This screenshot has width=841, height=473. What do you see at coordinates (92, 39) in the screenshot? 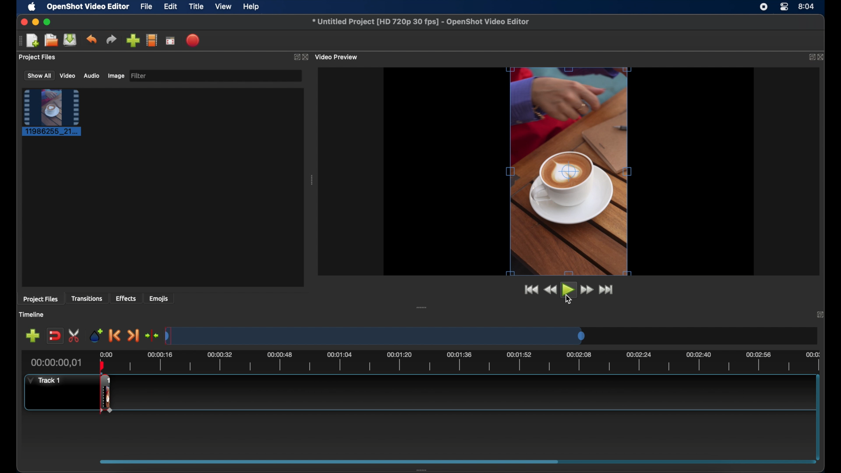
I see `undo` at bounding box center [92, 39].